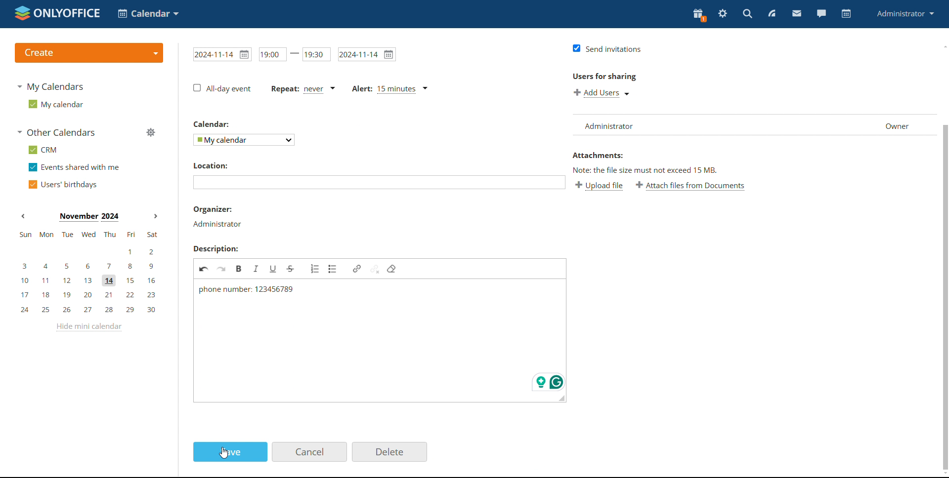 This screenshot has height=478, width=949. What do you see at coordinates (149, 13) in the screenshot?
I see `select application` at bounding box center [149, 13].